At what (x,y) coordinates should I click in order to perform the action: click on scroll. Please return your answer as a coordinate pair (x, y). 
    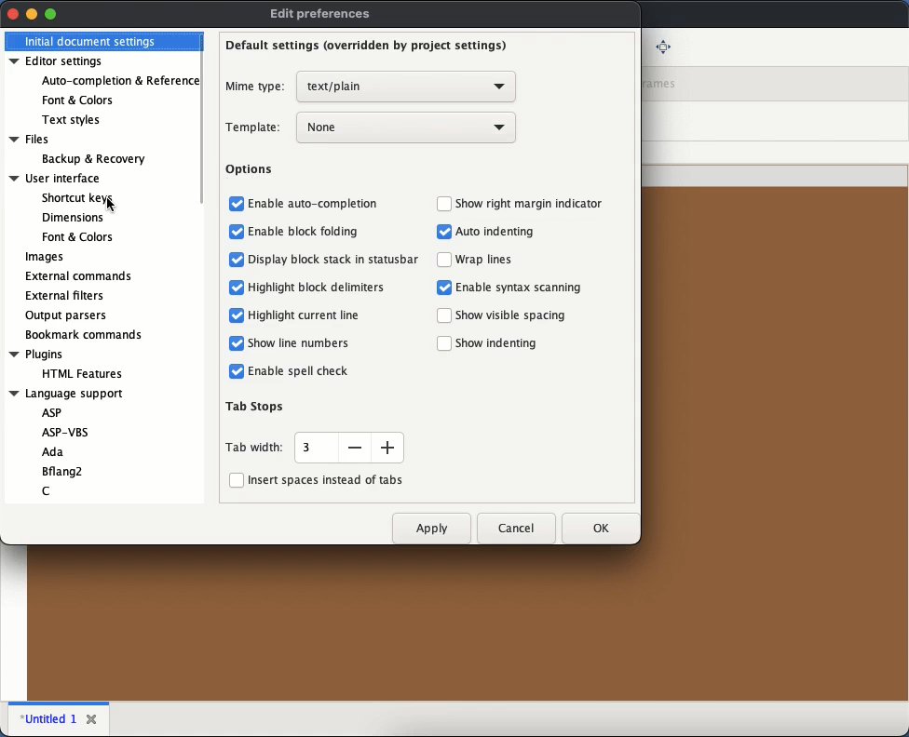
    Looking at the image, I should click on (205, 118).